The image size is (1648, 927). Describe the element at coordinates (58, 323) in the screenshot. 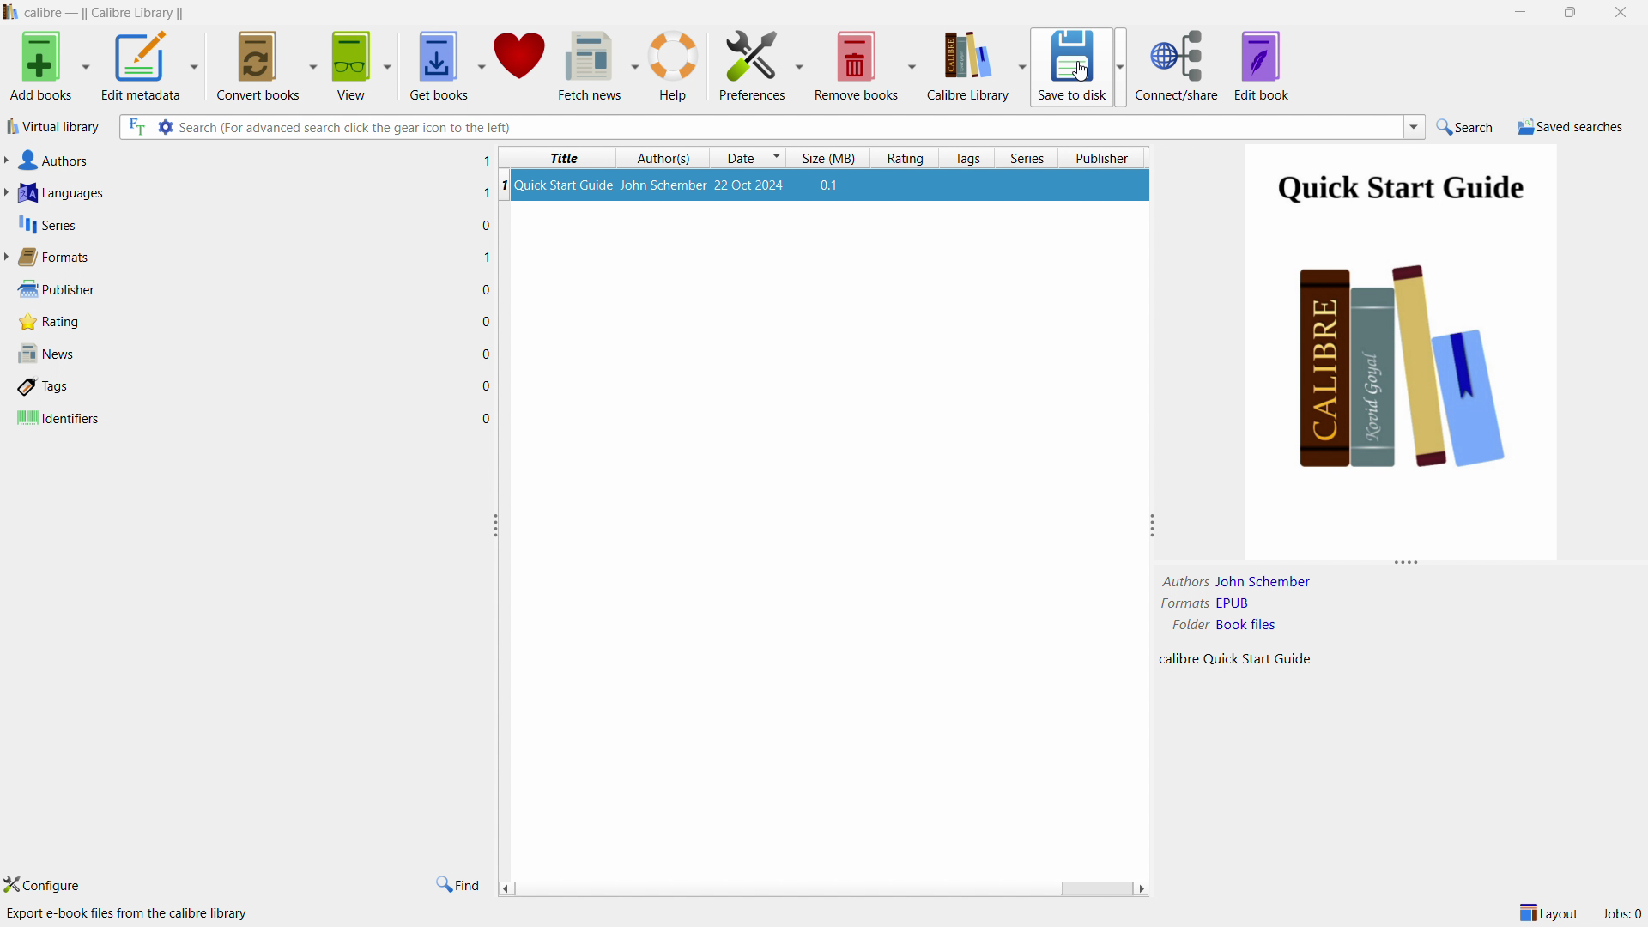

I see `Rating` at that location.